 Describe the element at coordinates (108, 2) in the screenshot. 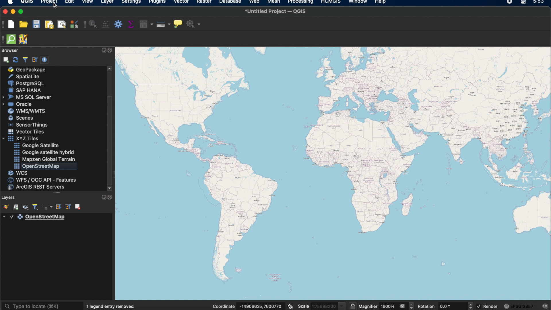

I see `layer` at that location.